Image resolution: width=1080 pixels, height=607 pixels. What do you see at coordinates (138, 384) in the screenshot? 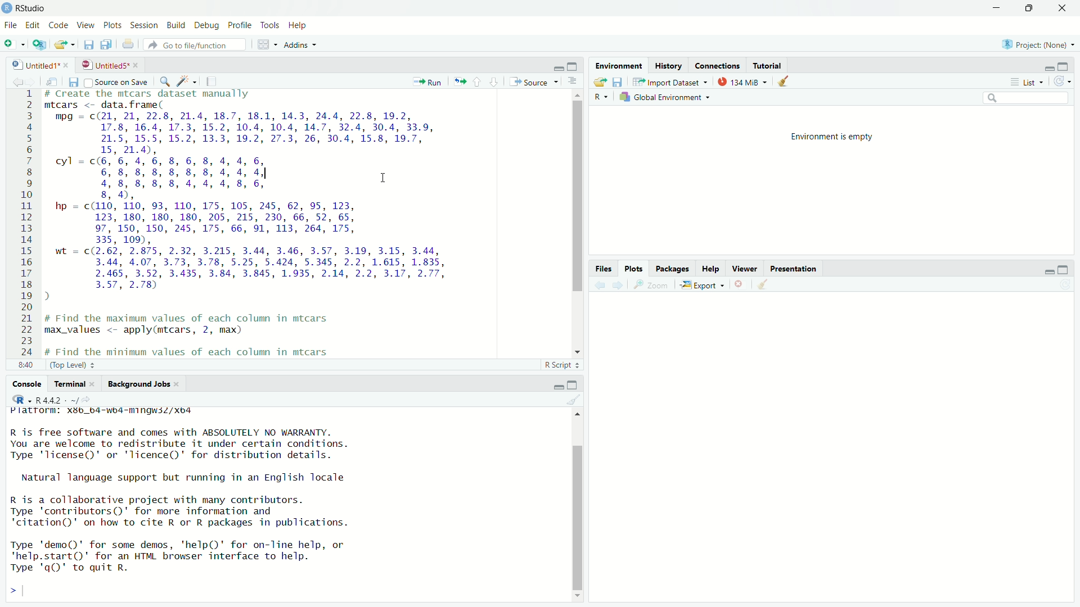
I see `Background Jobs` at bounding box center [138, 384].